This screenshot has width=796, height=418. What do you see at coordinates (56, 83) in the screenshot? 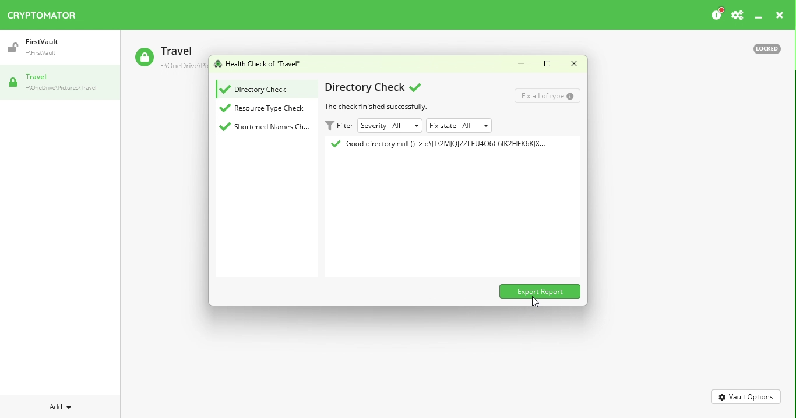
I see `Vault` at bounding box center [56, 83].